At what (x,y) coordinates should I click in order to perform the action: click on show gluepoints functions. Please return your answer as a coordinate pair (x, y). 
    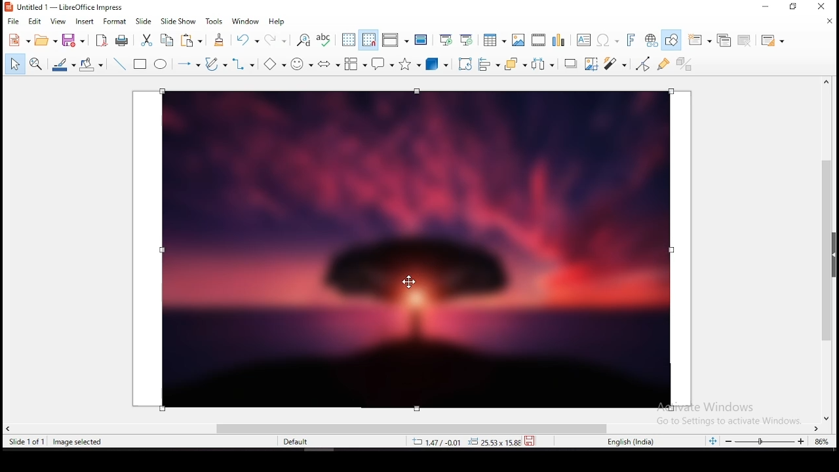
    Looking at the image, I should click on (662, 64).